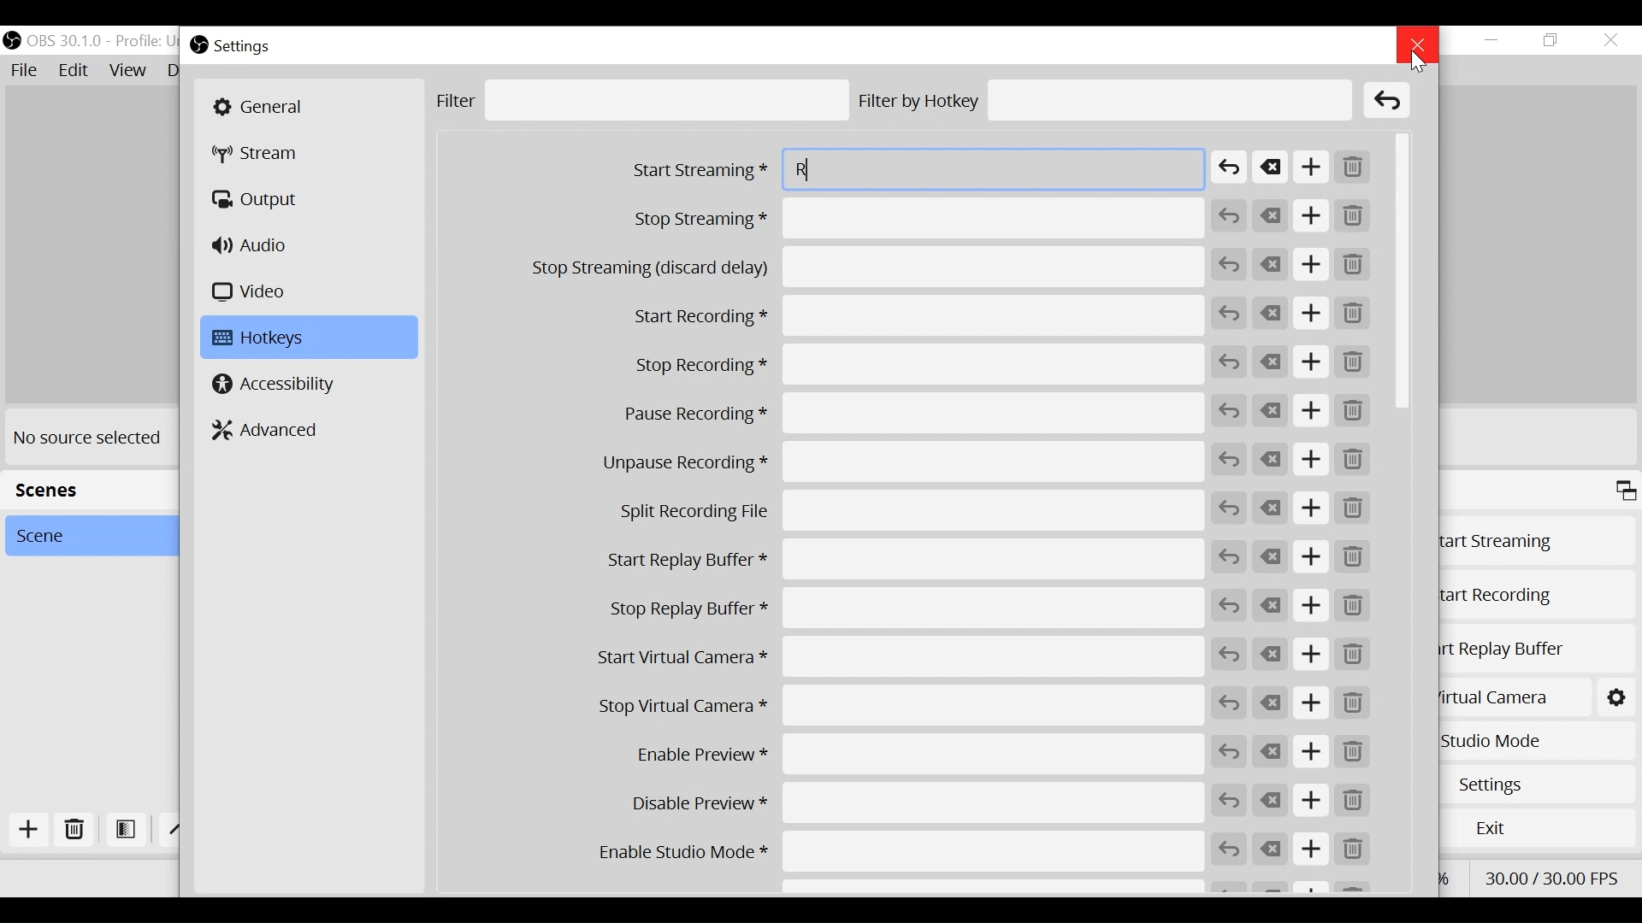 Image resolution: width=1642 pixels, height=923 pixels. Describe the element at coordinates (1353, 458) in the screenshot. I see `Remove` at that location.